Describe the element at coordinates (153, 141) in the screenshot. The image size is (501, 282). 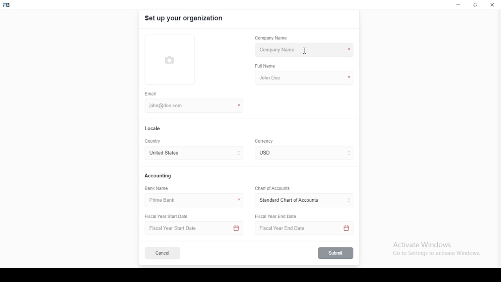
I see `country` at that location.